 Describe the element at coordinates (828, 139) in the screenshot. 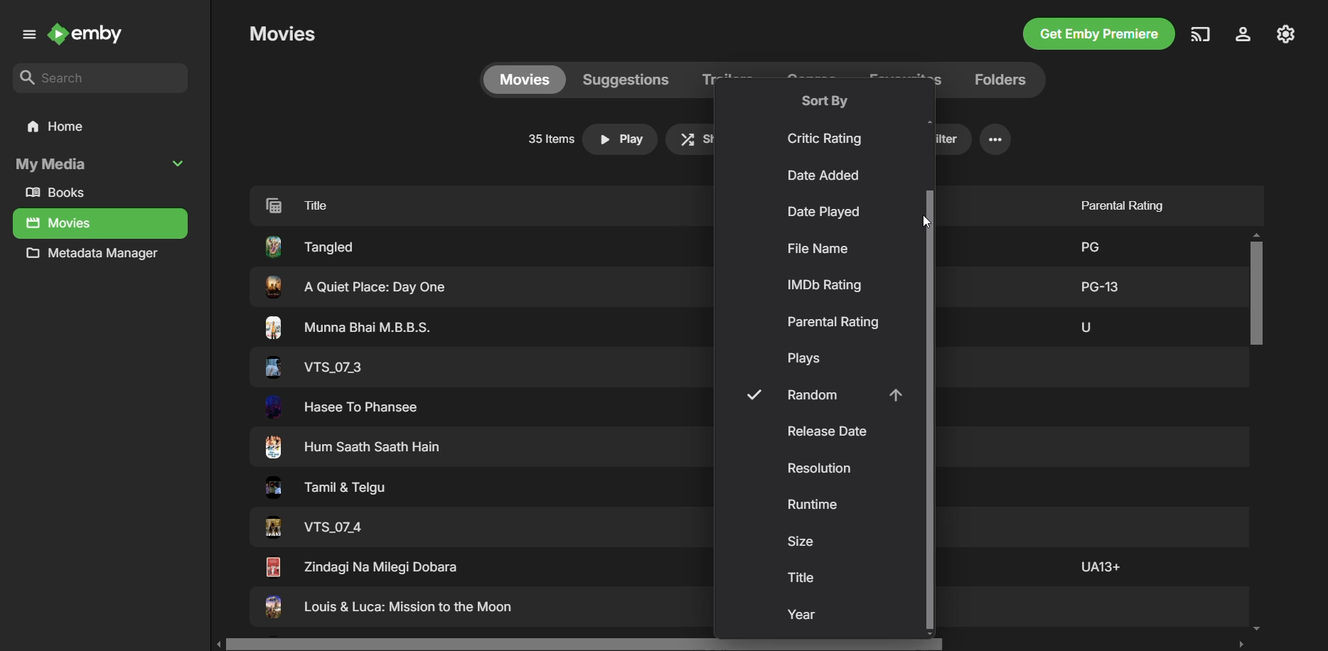

I see `Critic Rating` at that location.